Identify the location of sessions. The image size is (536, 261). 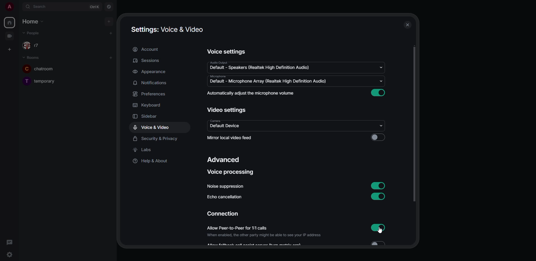
(147, 61).